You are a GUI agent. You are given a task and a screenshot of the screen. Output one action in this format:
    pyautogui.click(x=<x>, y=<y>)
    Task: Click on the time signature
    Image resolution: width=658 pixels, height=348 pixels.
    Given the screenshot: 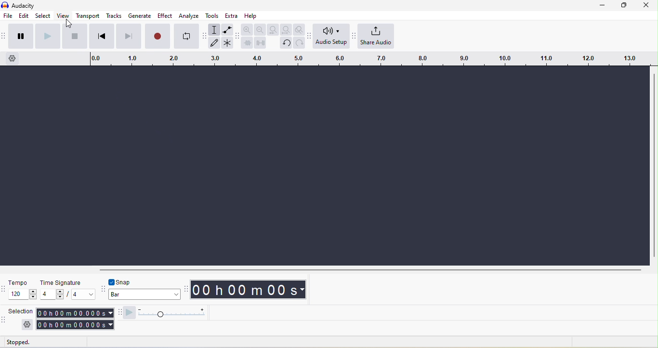 What is the action you would take?
    pyautogui.click(x=62, y=283)
    